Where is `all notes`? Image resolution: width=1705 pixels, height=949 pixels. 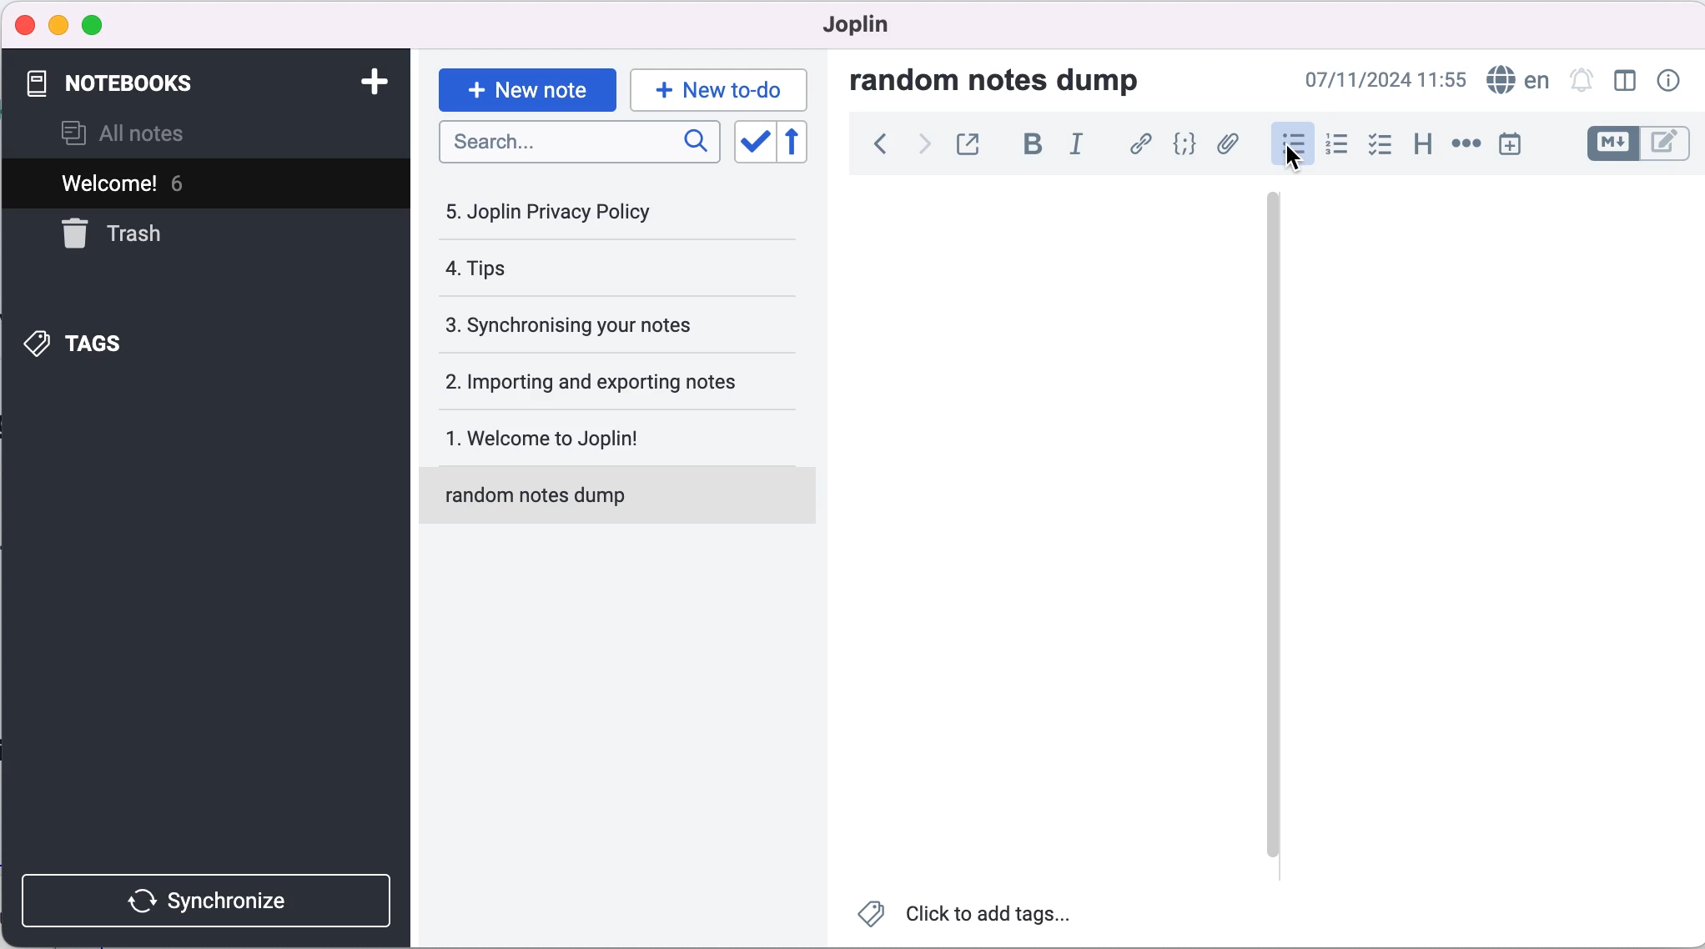
all notes is located at coordinates (150, 133).